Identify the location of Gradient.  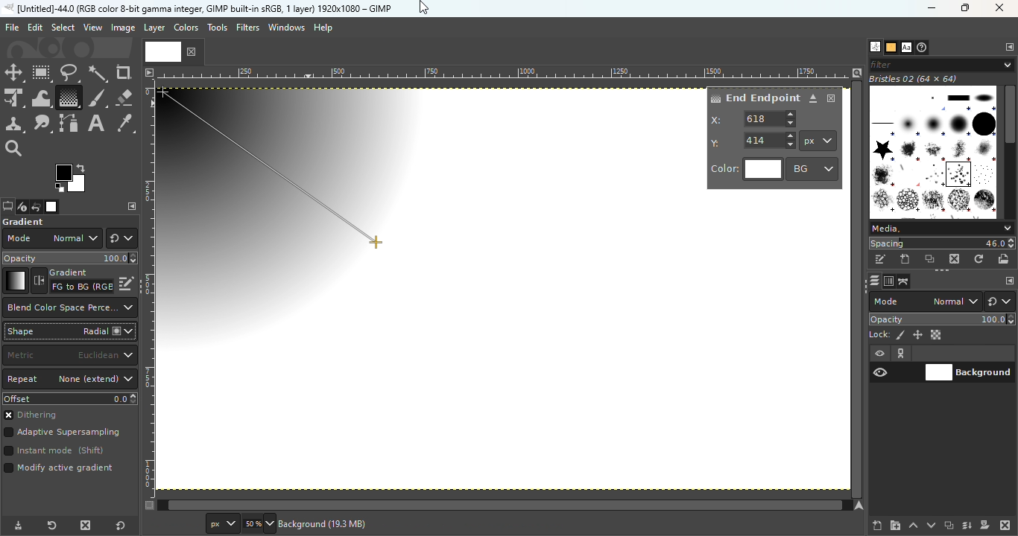
(15, 281).